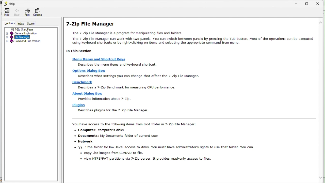 This screenshot has width=325, height=183. What do you see at coordinates (87, 94) in the screenshot?
I see `about dialog box` at bounding box center [87, 94].